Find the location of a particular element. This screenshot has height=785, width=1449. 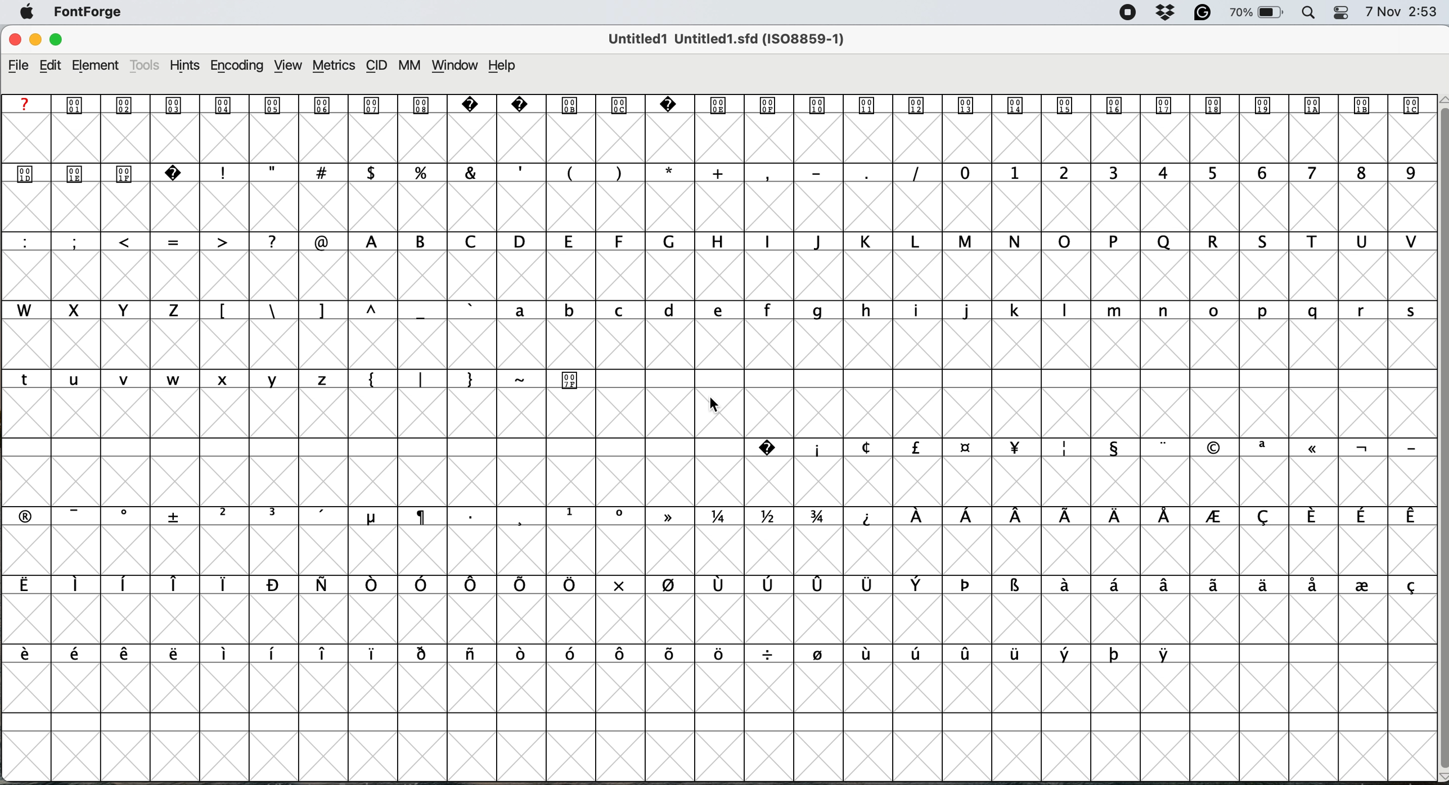

control center is located at coordinates (1345, 12).